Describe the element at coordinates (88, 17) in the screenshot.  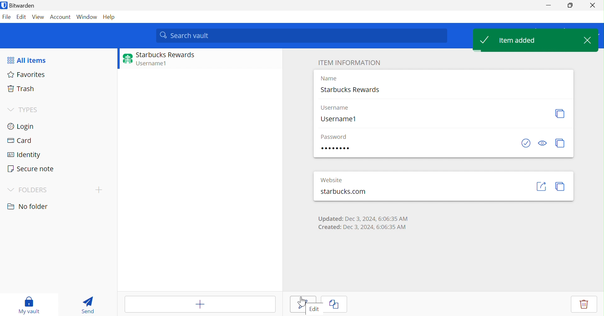
I see `Window` at that location.